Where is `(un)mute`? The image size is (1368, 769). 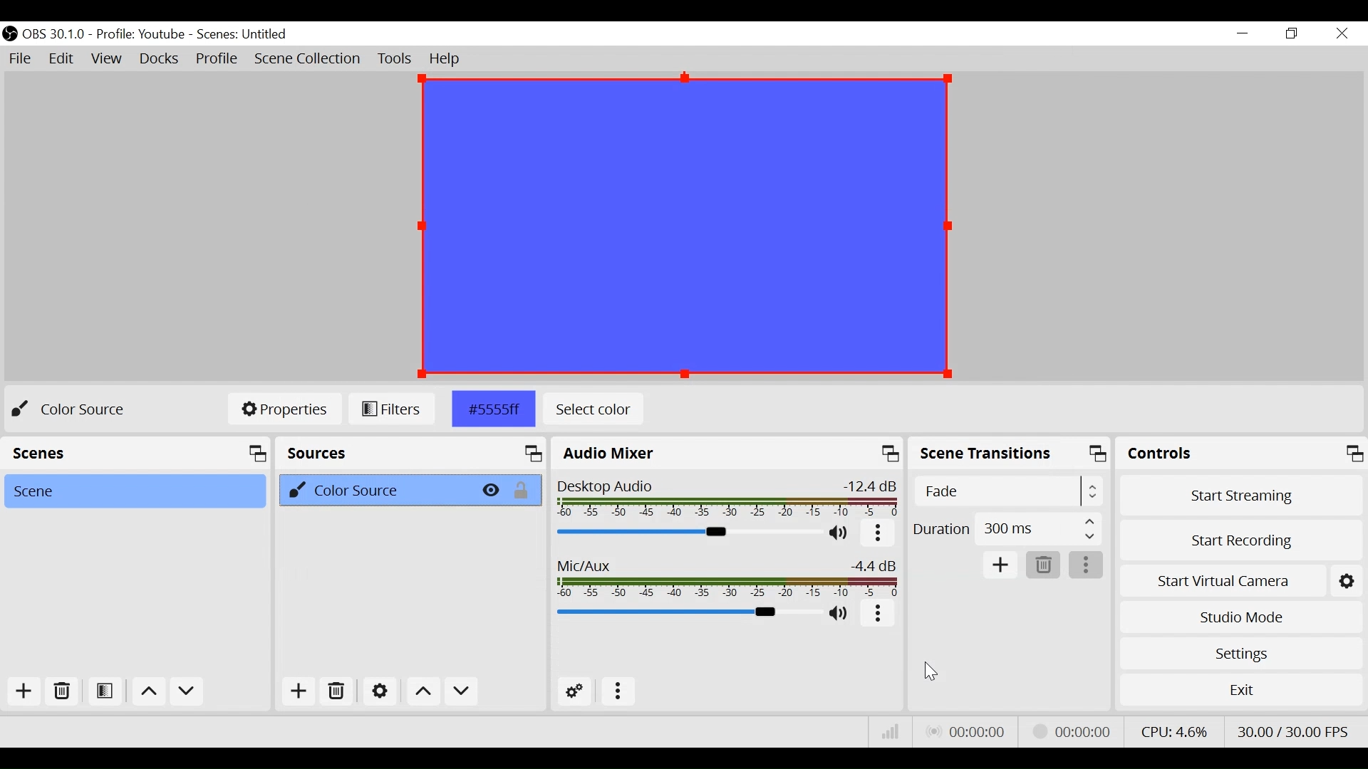 (un)mute is located at coordinates (841, 613).